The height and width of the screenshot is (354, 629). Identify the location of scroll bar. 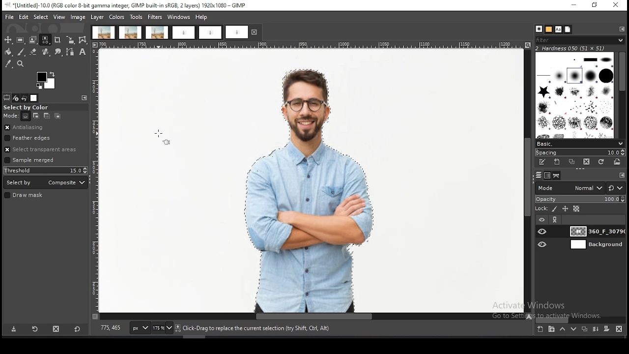
(581, 320).